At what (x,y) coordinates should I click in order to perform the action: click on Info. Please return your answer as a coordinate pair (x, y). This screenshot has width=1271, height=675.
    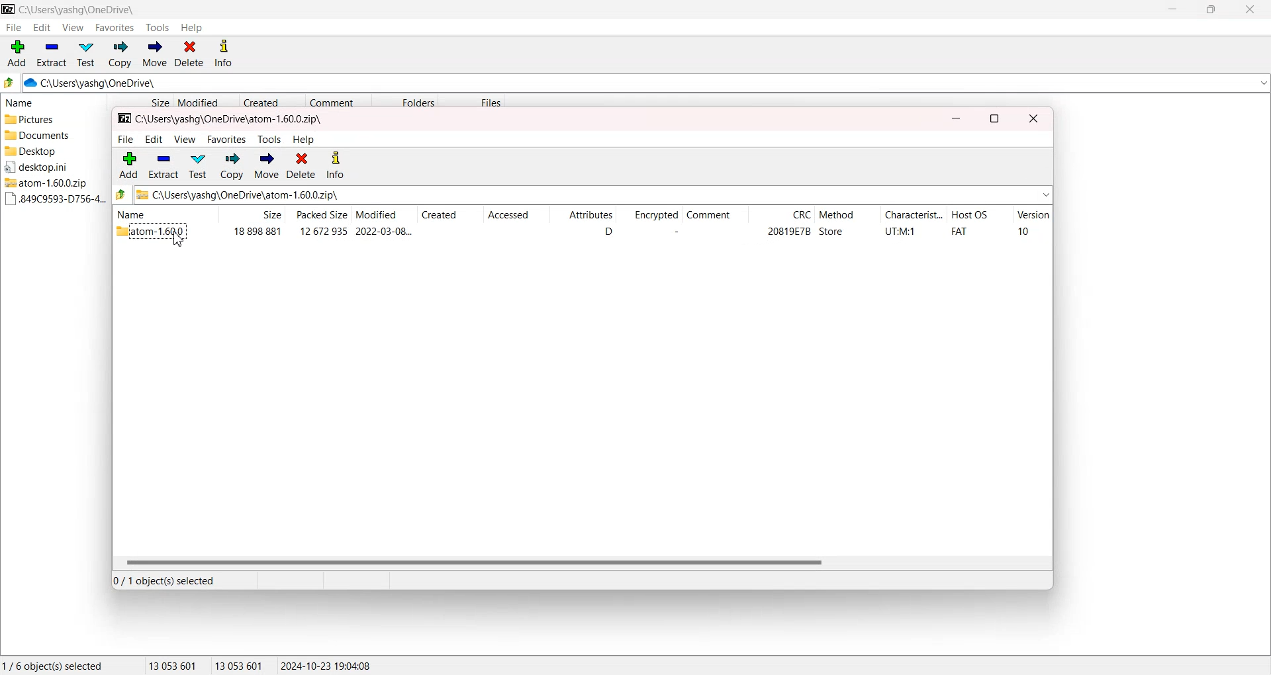
    Looking at the image, I should click on (223, 54).